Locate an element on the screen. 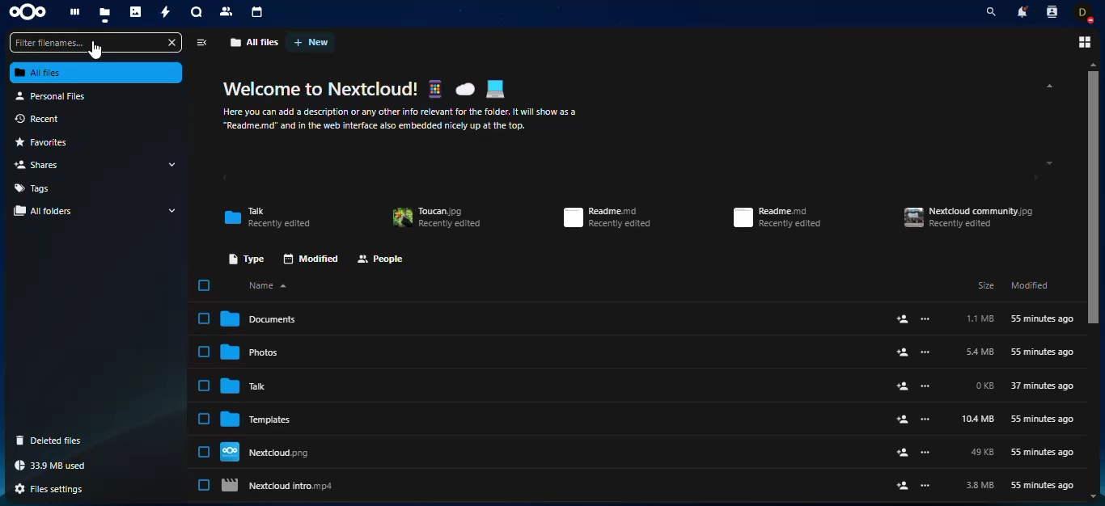 The height and width of the screenshot is (506, 1105). Click to select is located at coordinates (204, 318).